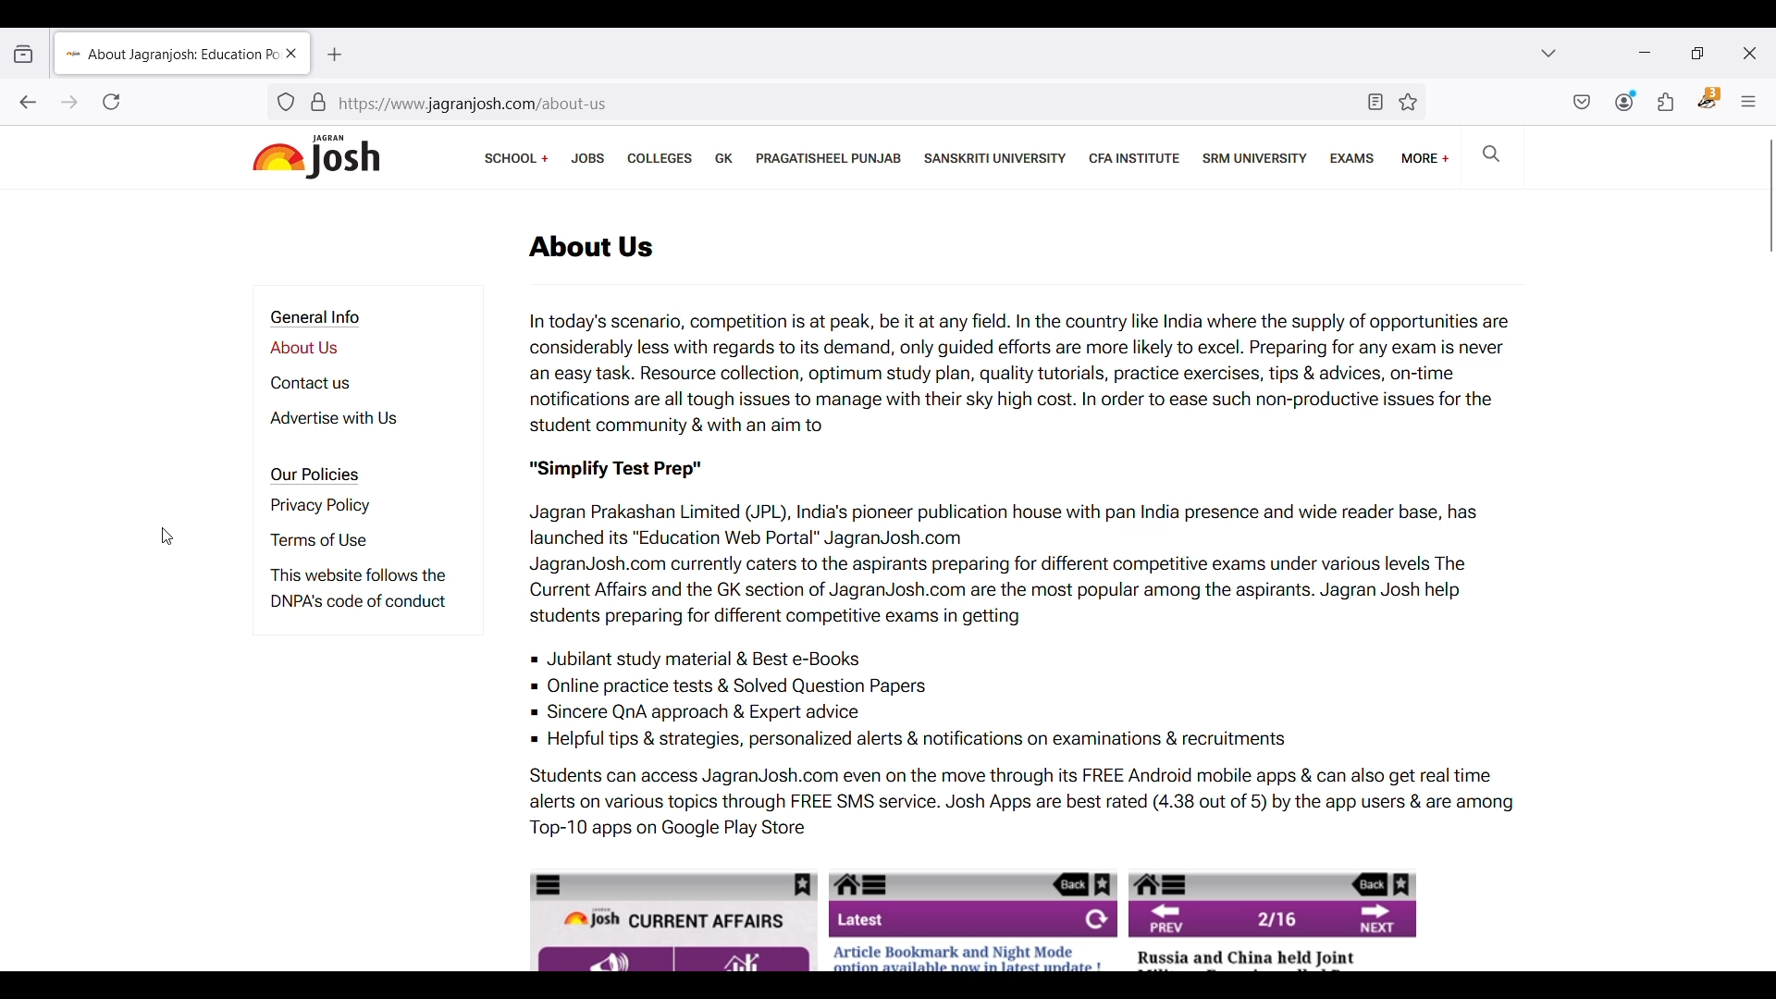 Image resolution: width=1776 pixels, height=999 pixels. I want to click on Reload current page, so click(111, 102).